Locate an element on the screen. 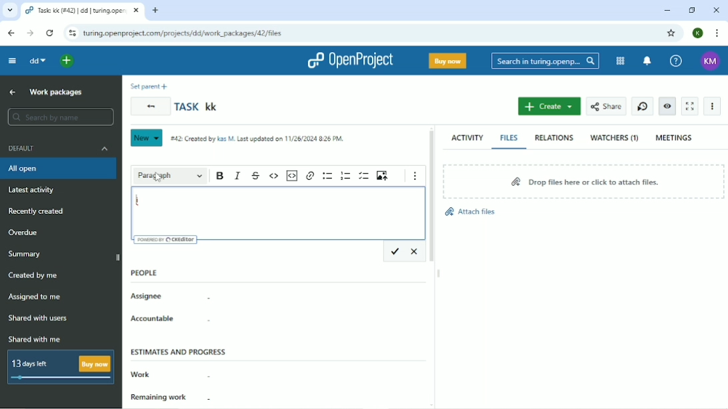 Image resolution: width=728 pixels, height=409 pixels. New is located at coordinates (146, 138).